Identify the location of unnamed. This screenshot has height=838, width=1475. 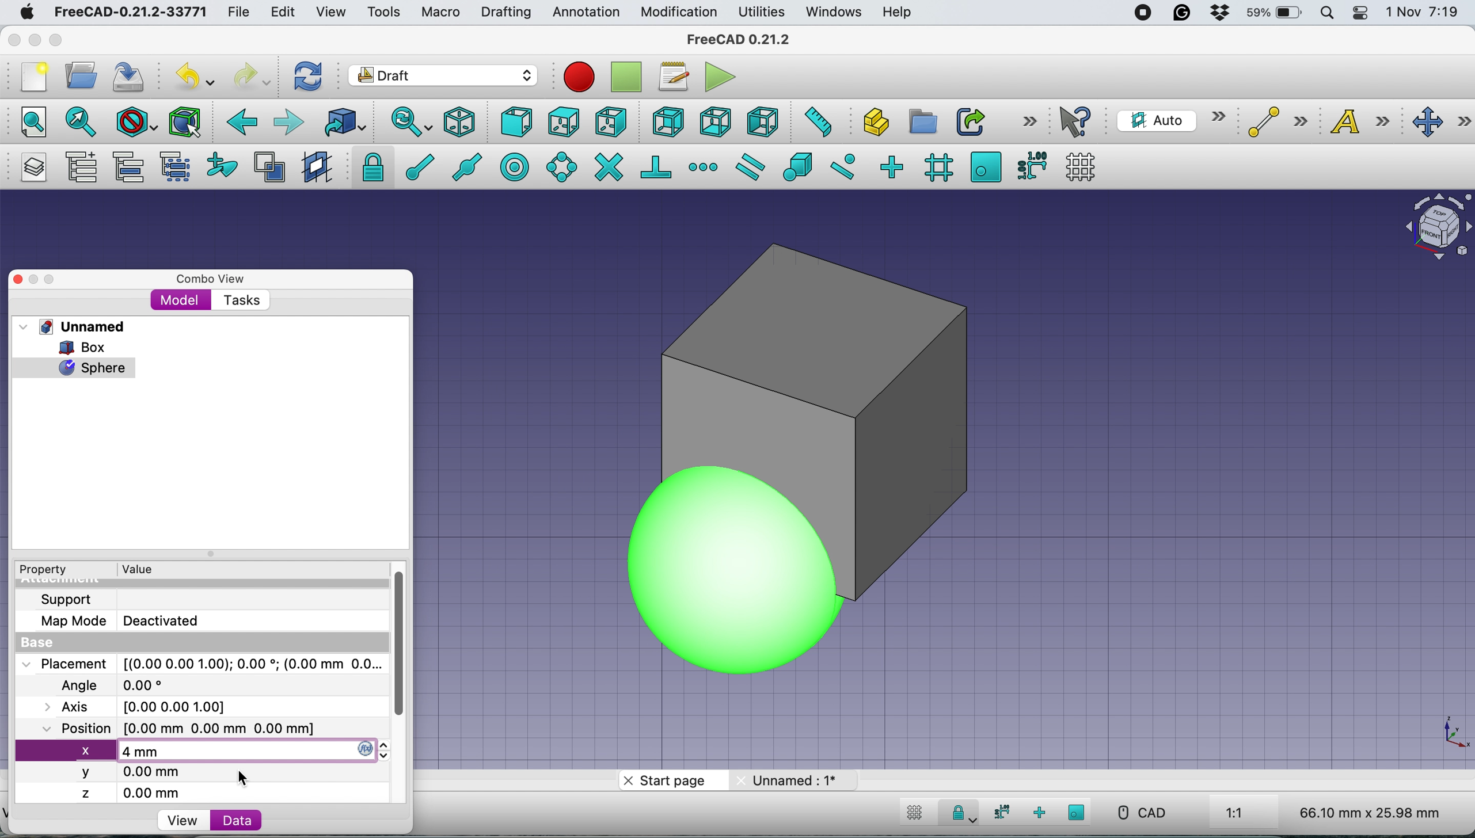
(77, 326).